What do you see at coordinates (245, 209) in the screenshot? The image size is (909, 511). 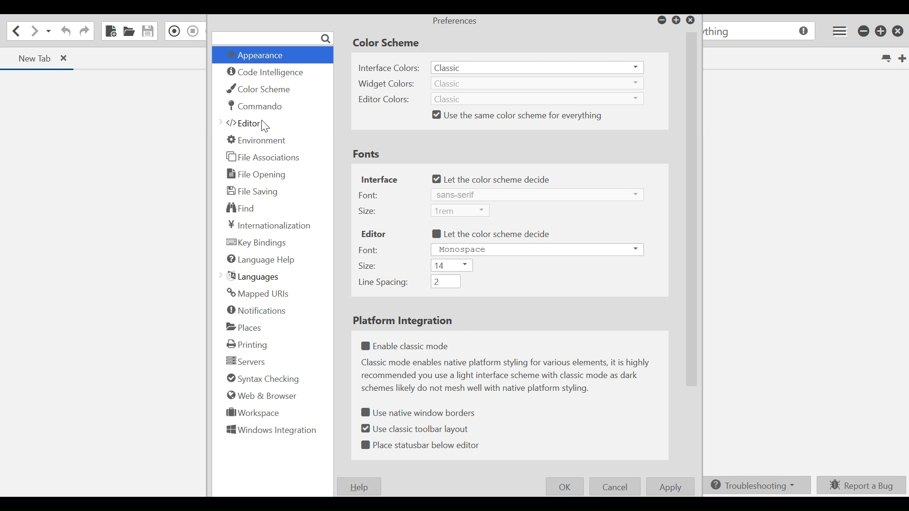 I see `Find` at bounding box center [245, 209].